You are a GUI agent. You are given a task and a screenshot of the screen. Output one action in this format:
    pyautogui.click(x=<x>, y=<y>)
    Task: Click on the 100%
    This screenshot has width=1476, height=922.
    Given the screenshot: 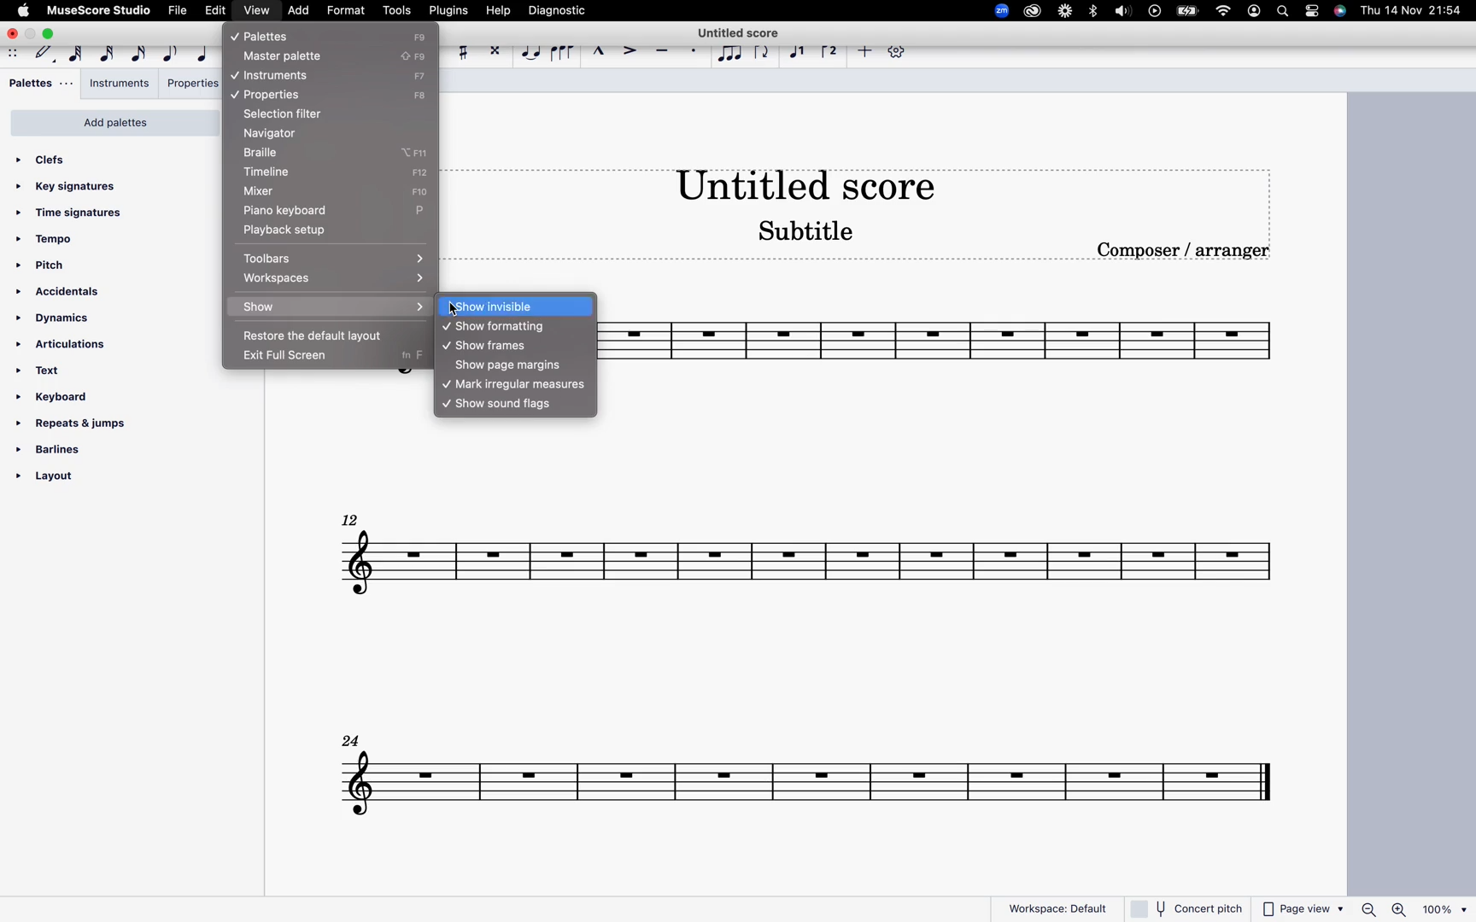 What is the action you would take?
    pyautogui.click(x=1444, y=908)
    